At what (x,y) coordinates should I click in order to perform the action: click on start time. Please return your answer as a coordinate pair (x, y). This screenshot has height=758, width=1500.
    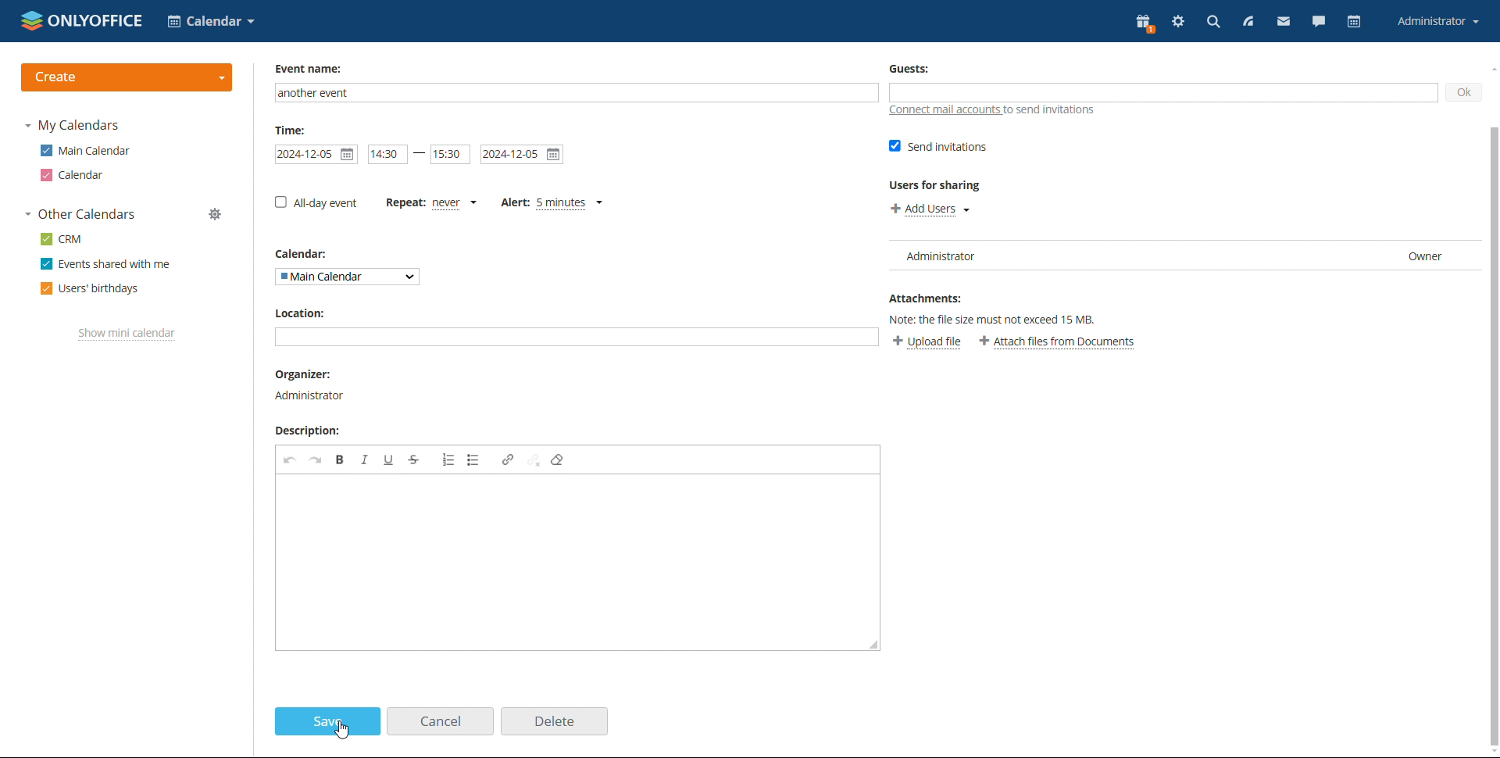
    Looking at the image, I should click on (389, 155).